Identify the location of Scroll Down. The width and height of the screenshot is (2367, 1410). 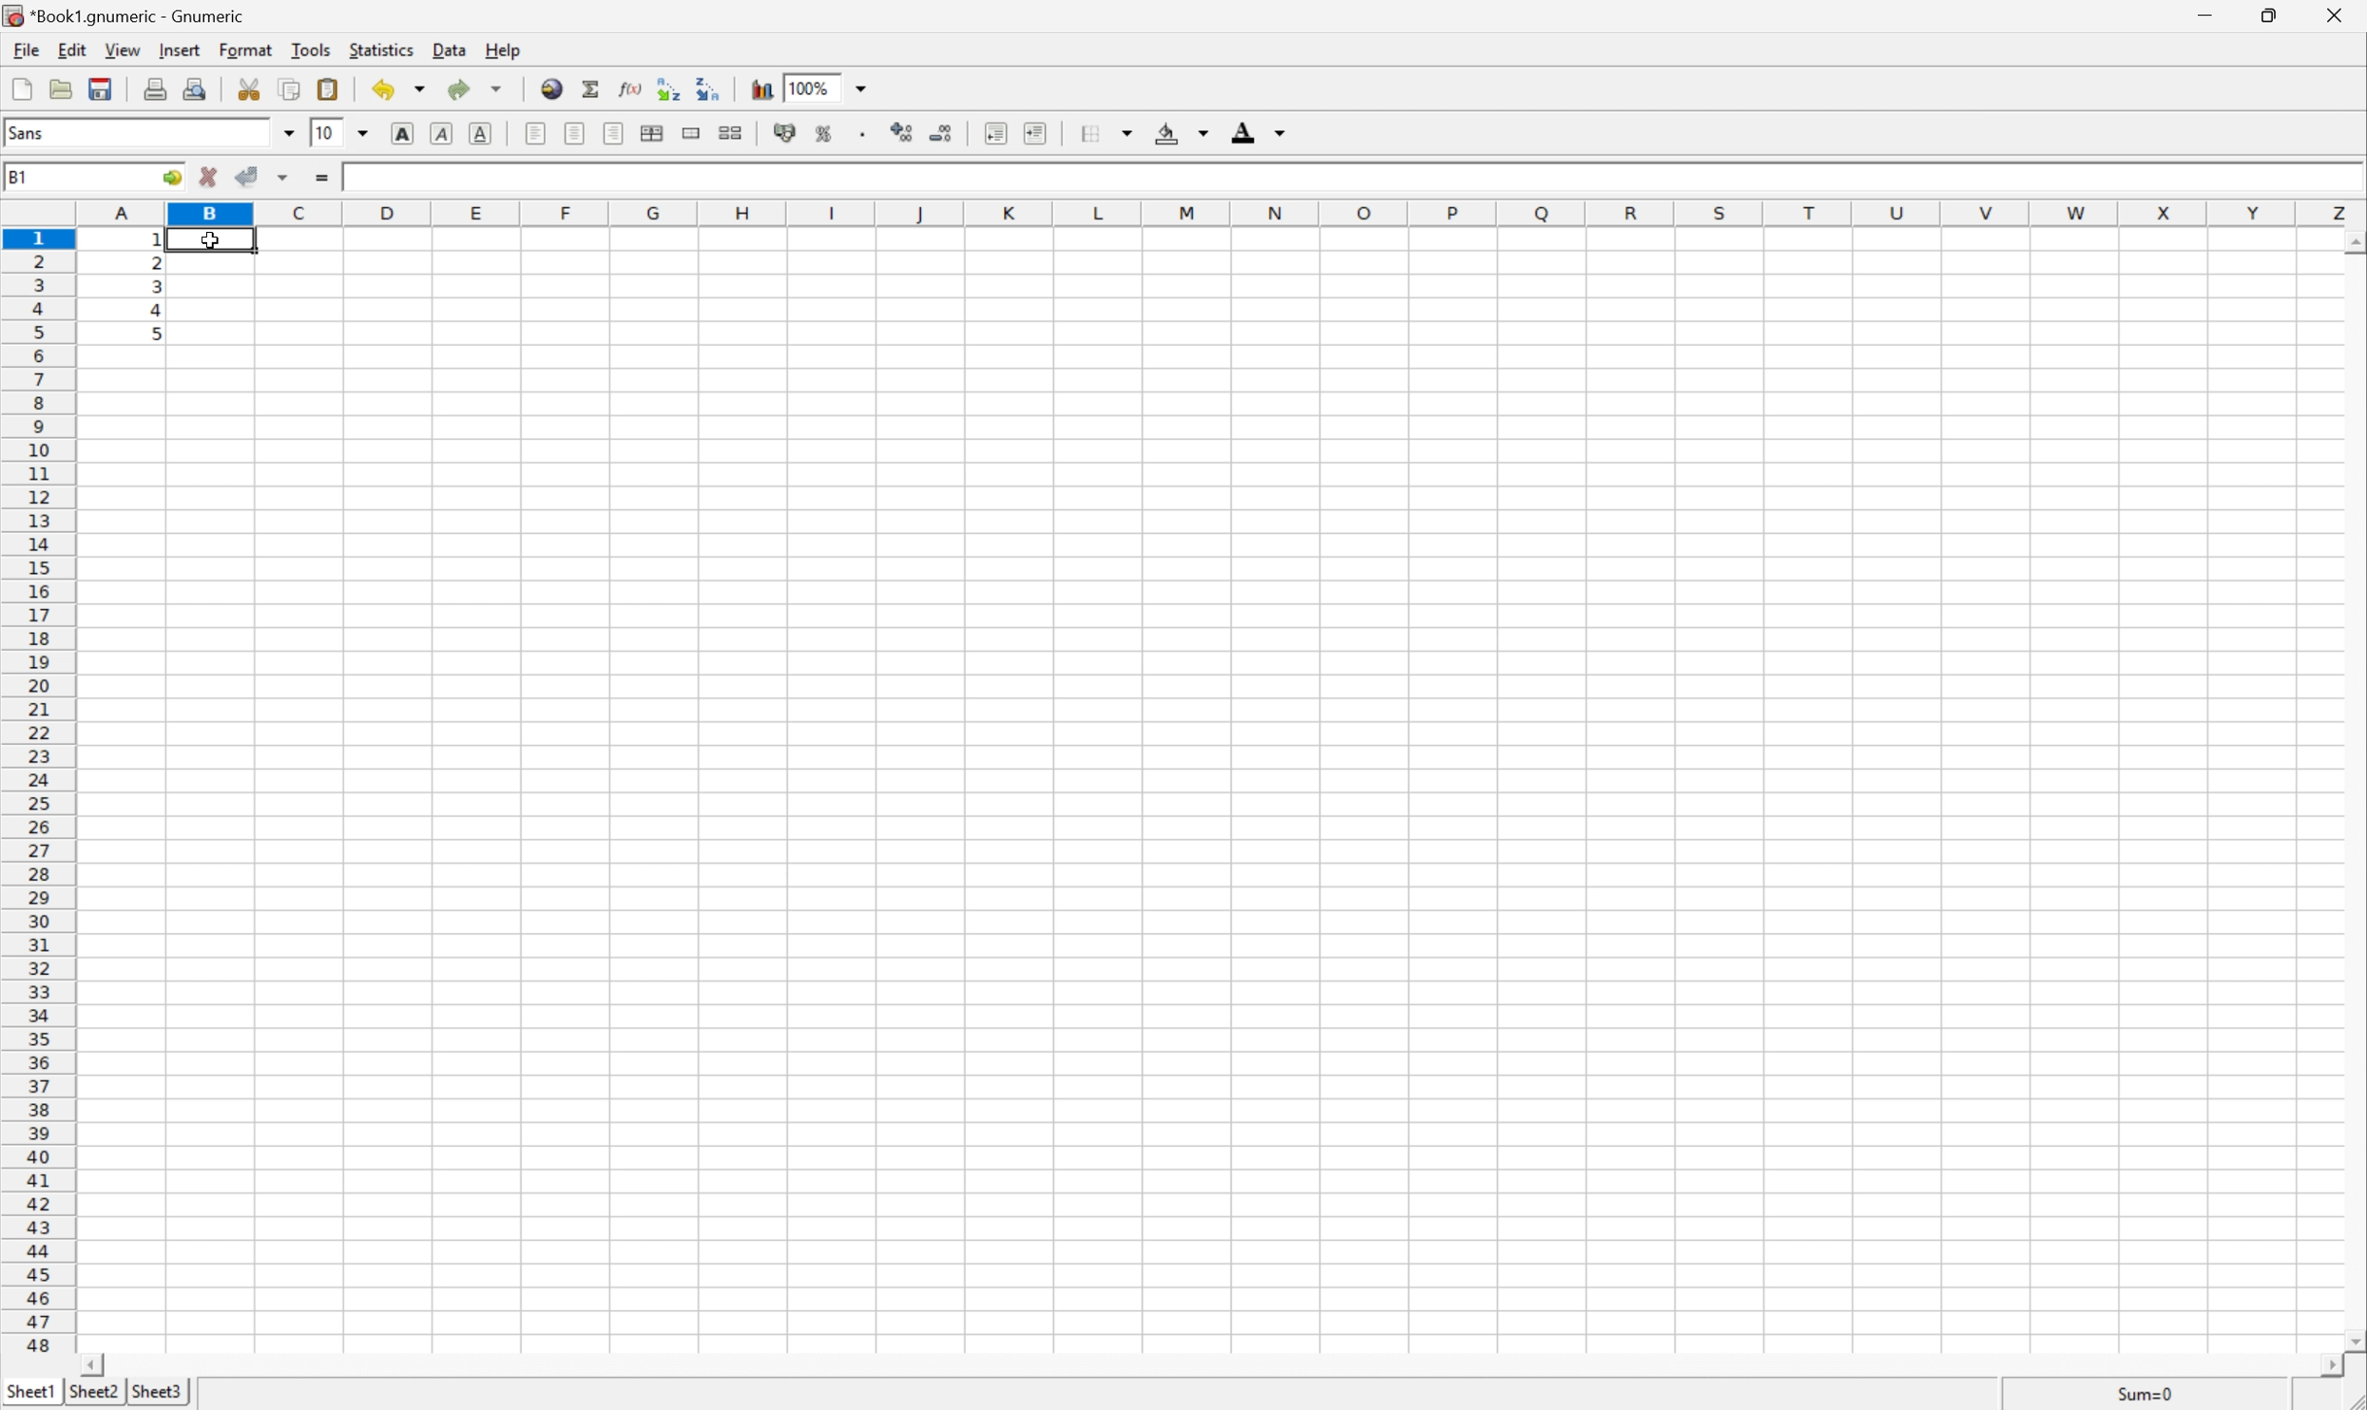
(2351, 1337).